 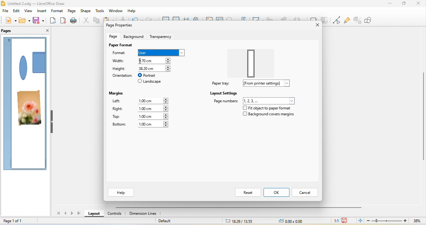 I want to click on clone formatting, so click(x=125, y=19).